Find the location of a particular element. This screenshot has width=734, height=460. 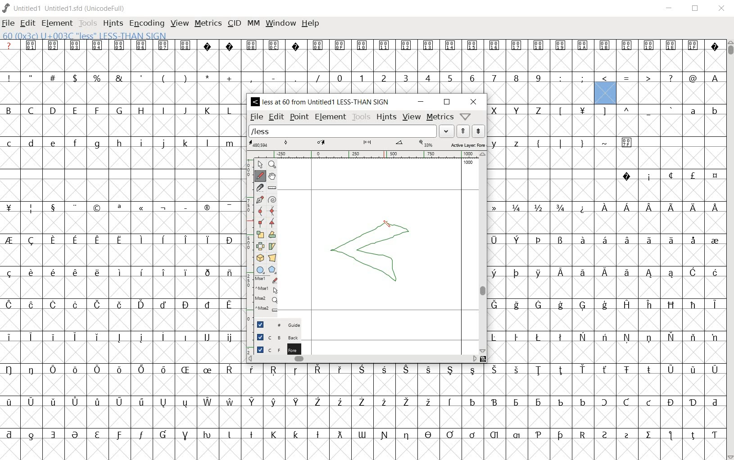

encoding is located at coordinates (145, 23).